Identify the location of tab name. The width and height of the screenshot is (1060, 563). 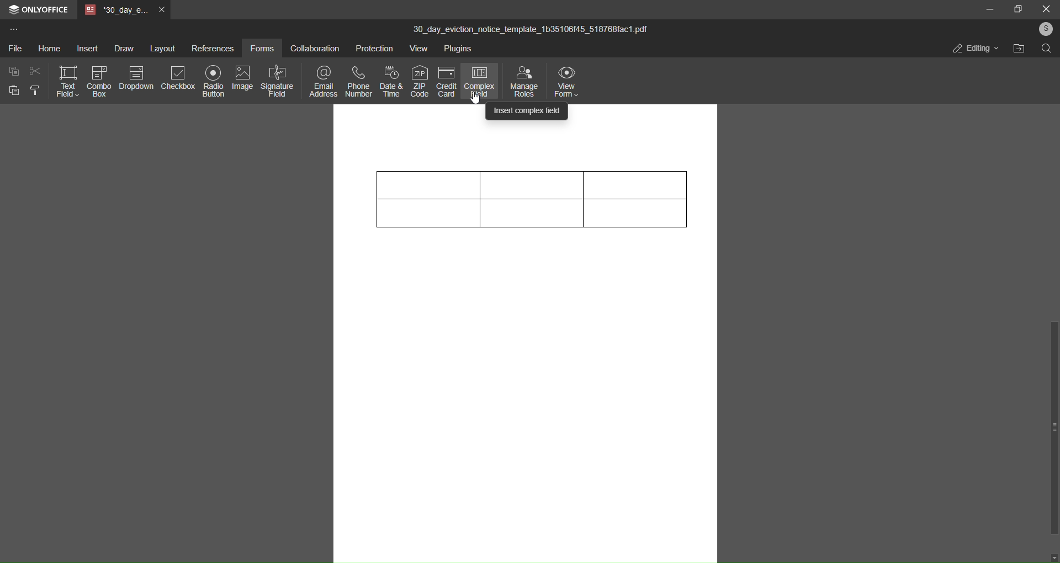
(116, 10).